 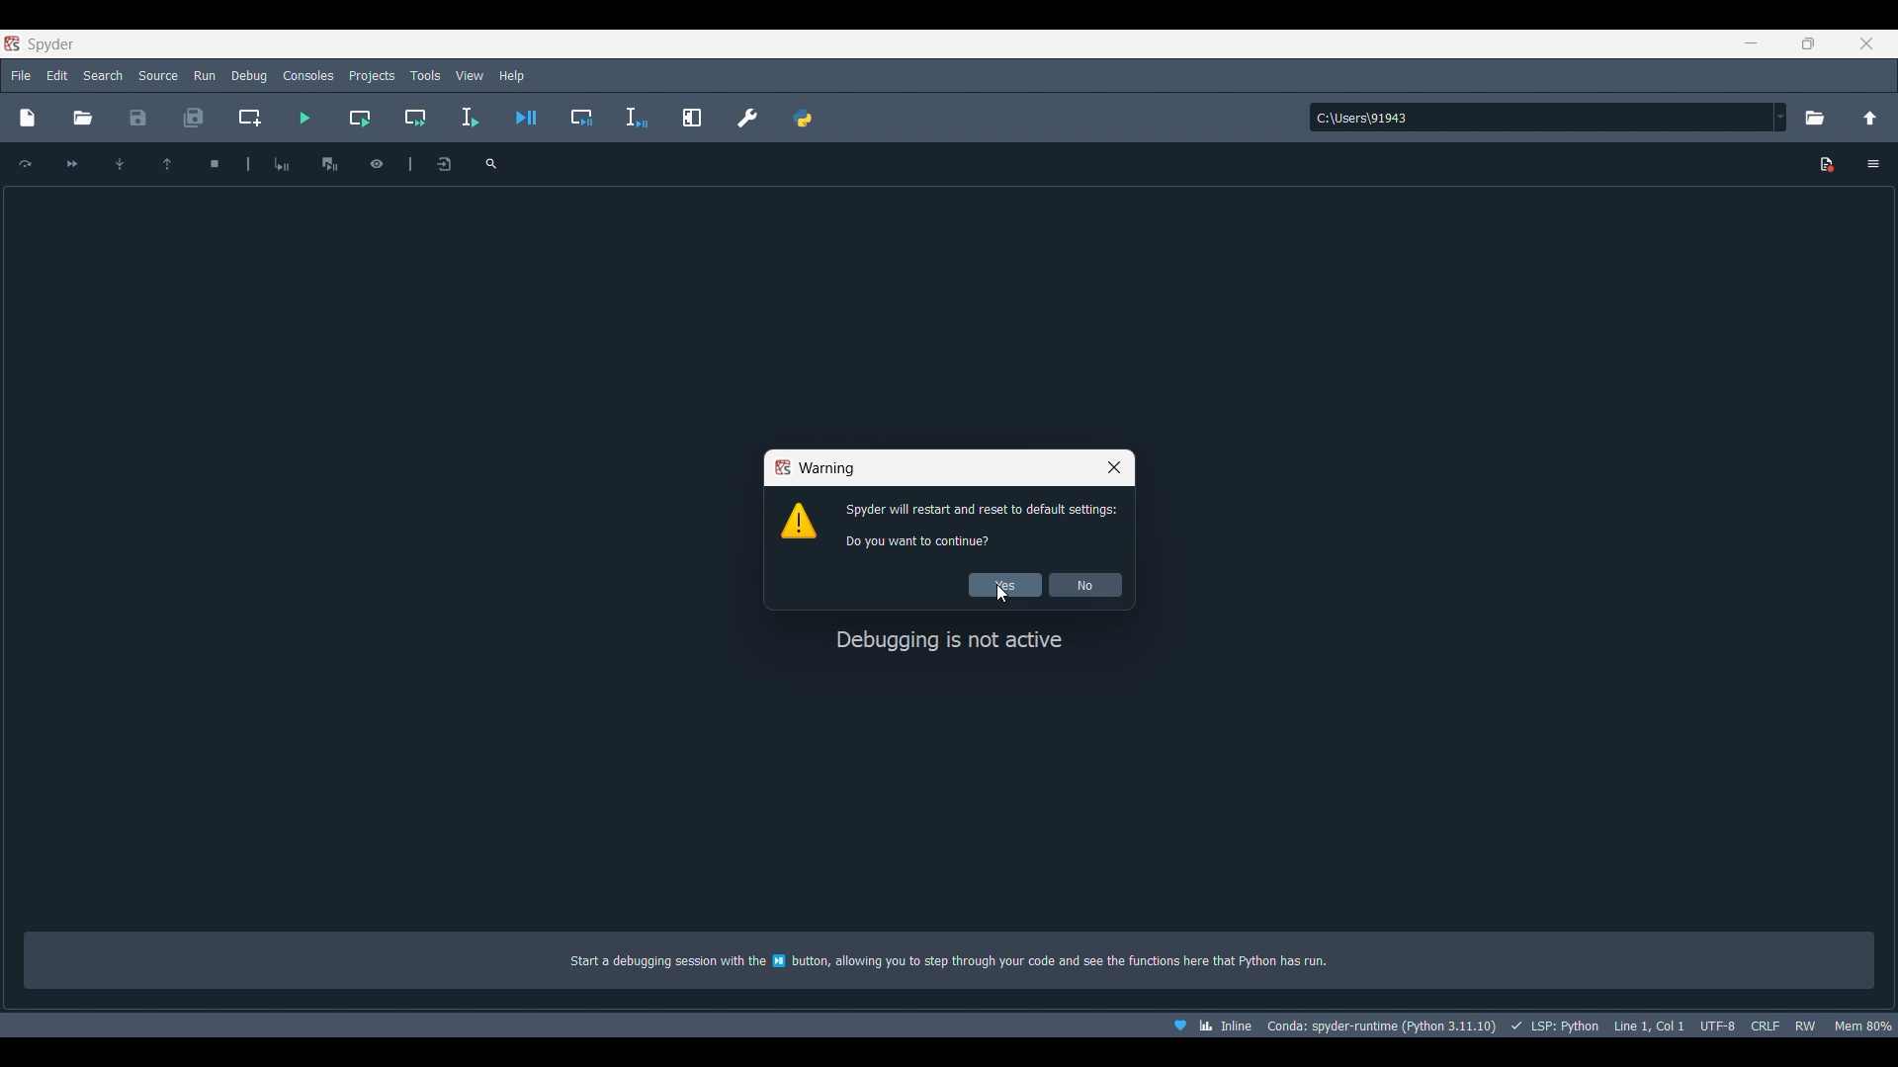 I want to click on No, so click(x=1085, y=585).